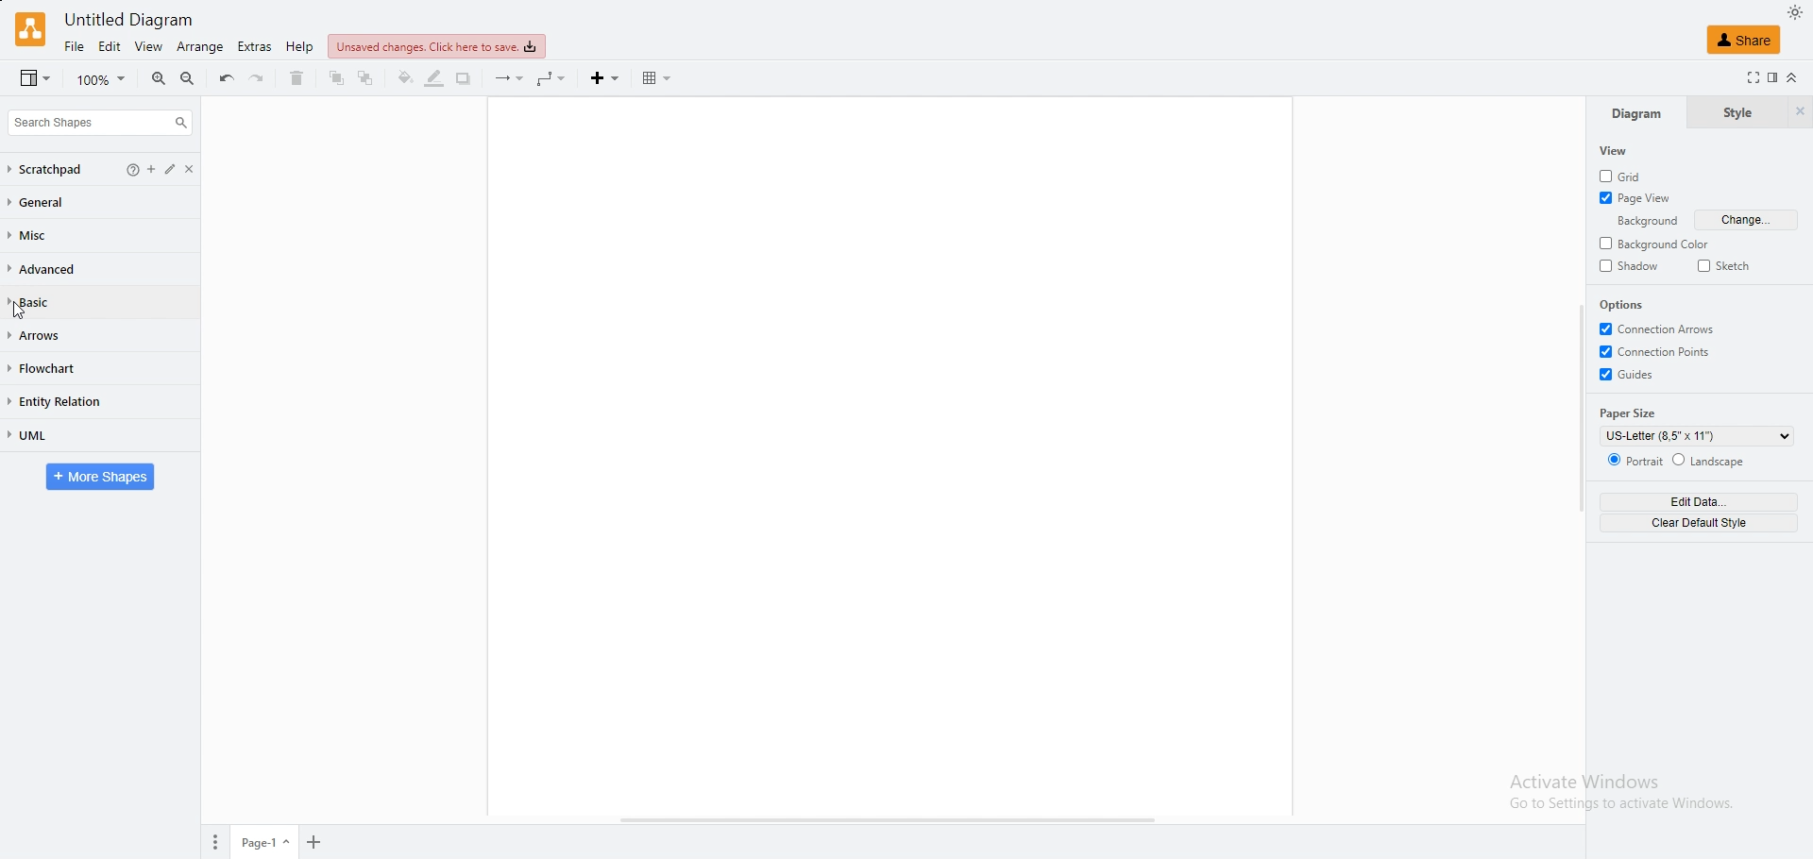 This screenshot has width=1813, height=859. What do you see at coordinates (1636, 113) in the screenshot?
I see `diagram` at bounding box center [1636, 113].